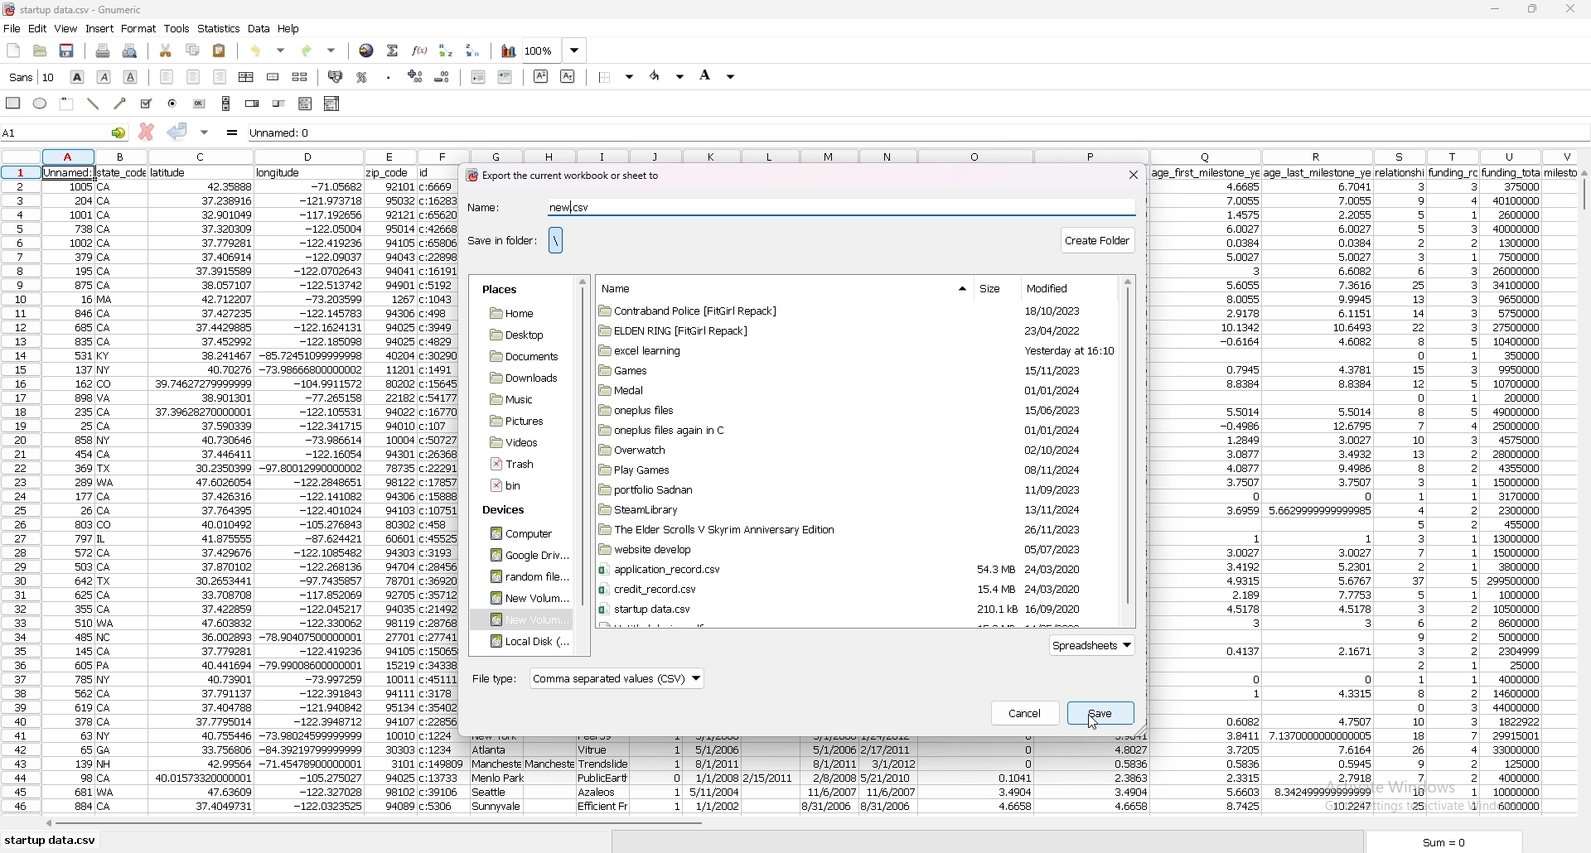  What do you see at coordinates (333, 104) in the screenshot?
I see `combo box` at bounding box center [333, 104].